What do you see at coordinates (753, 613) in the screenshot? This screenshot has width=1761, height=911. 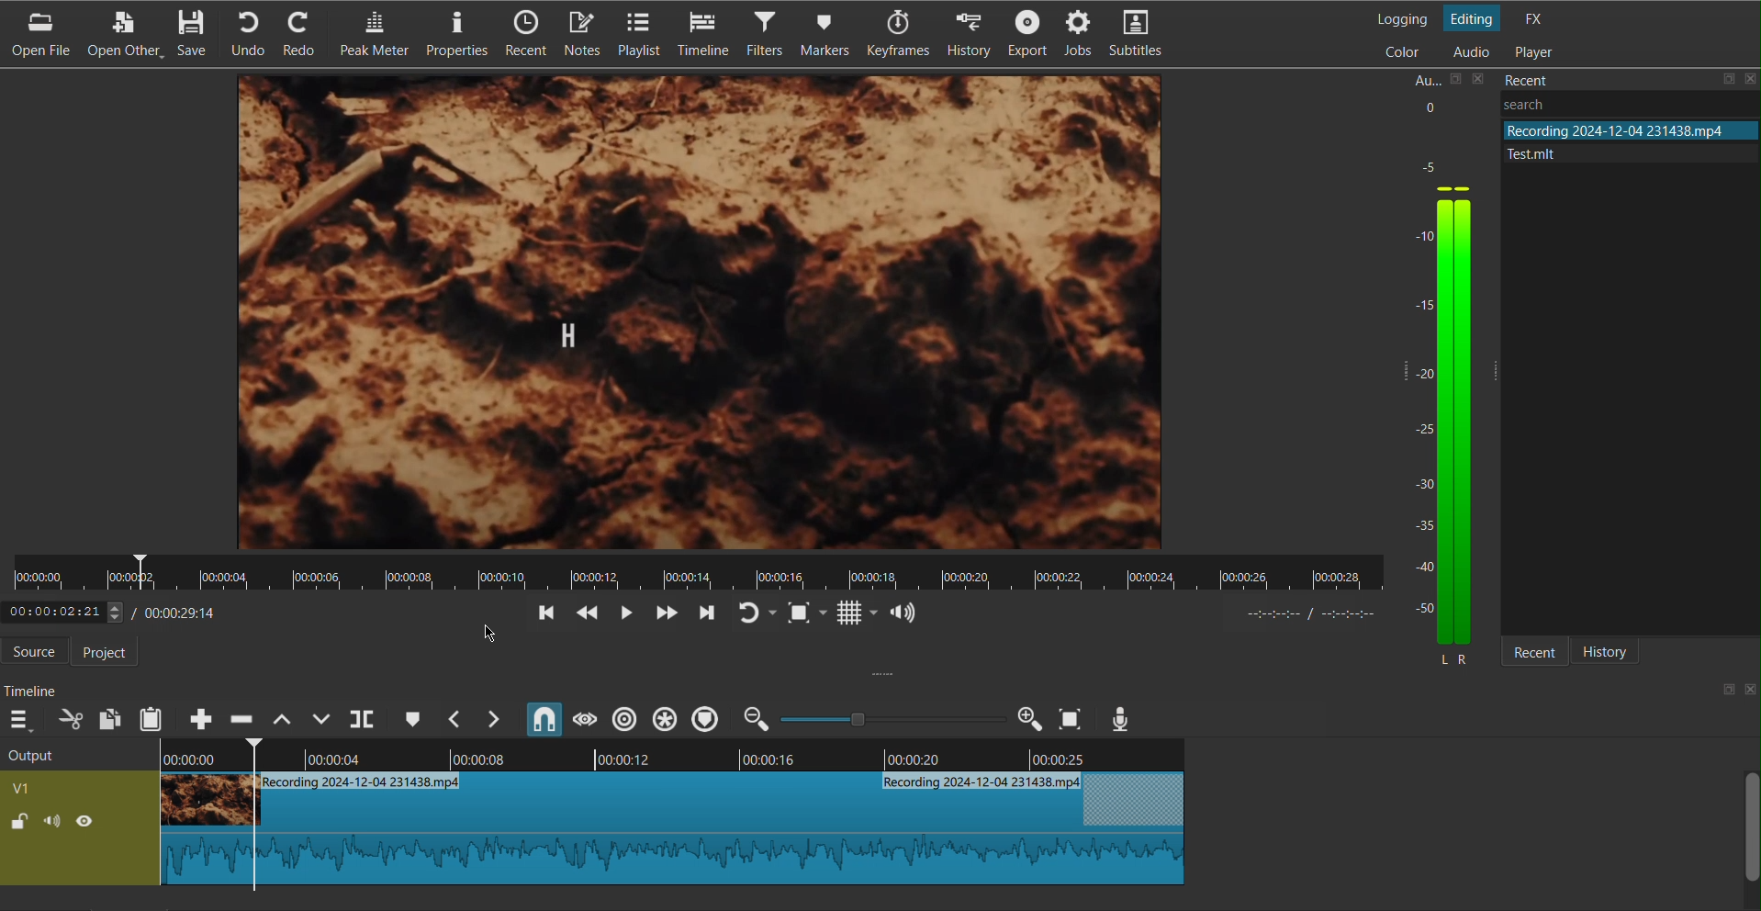 I see `Redo` at bounding box center [753, 613].